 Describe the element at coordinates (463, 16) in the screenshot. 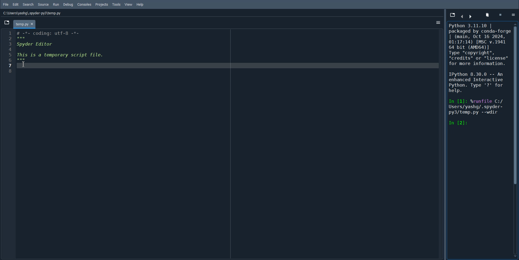

I see `move curser right` at that location.